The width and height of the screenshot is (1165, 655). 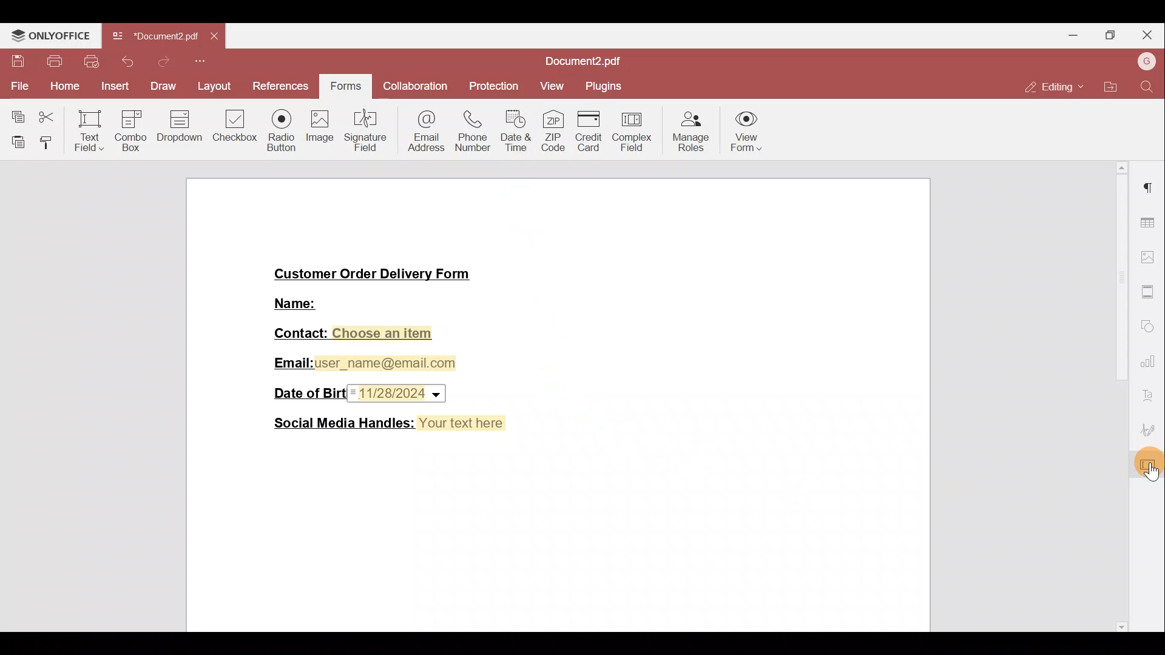 I want to click on Image settings, so click(x=1150, y=259).